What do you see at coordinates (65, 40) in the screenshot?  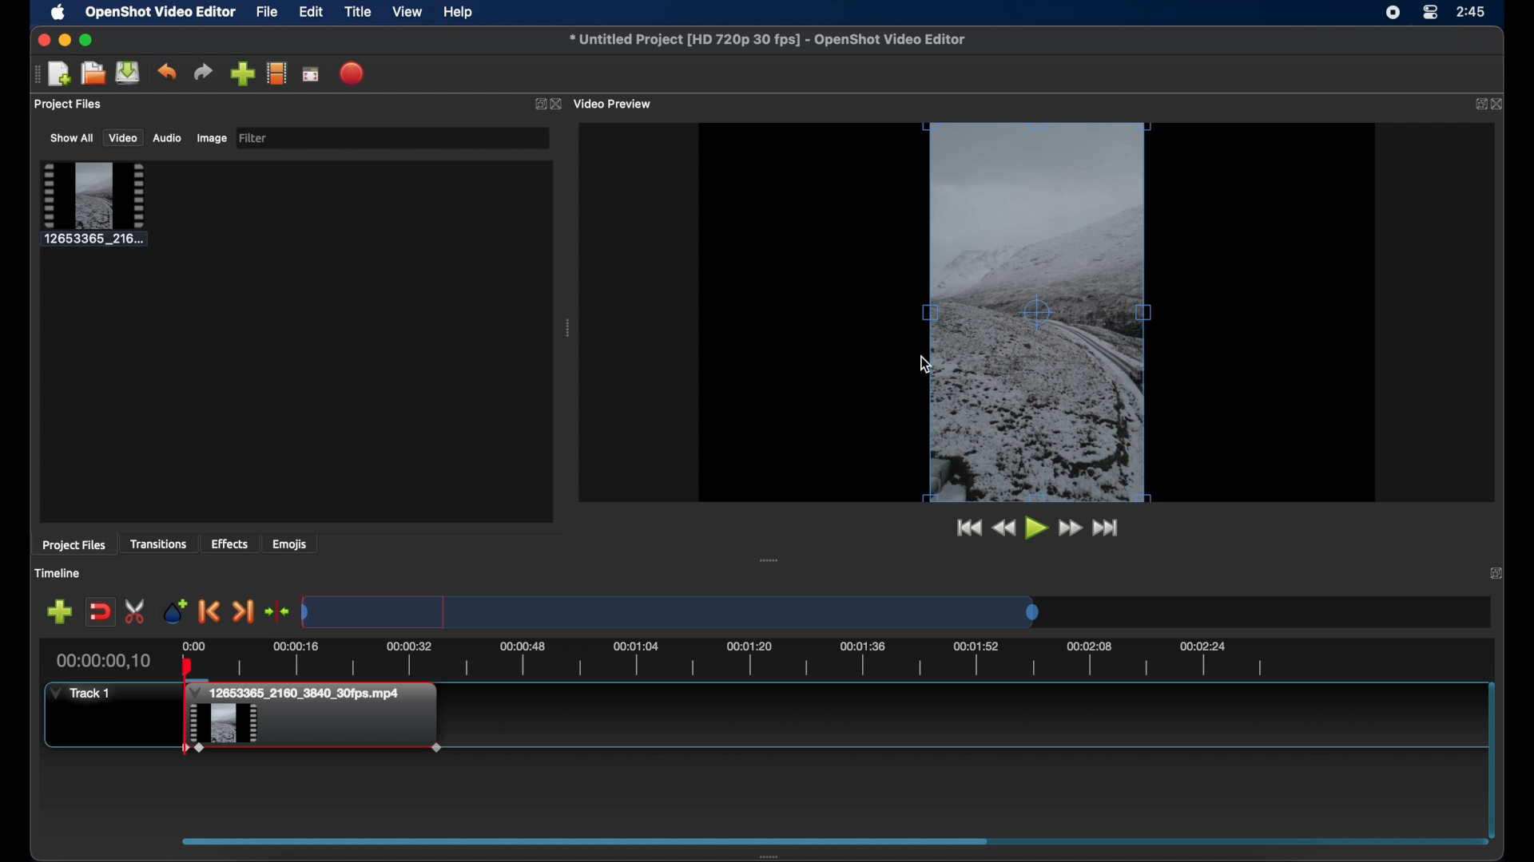 I see `minimize` at bounding box center [65, 40].